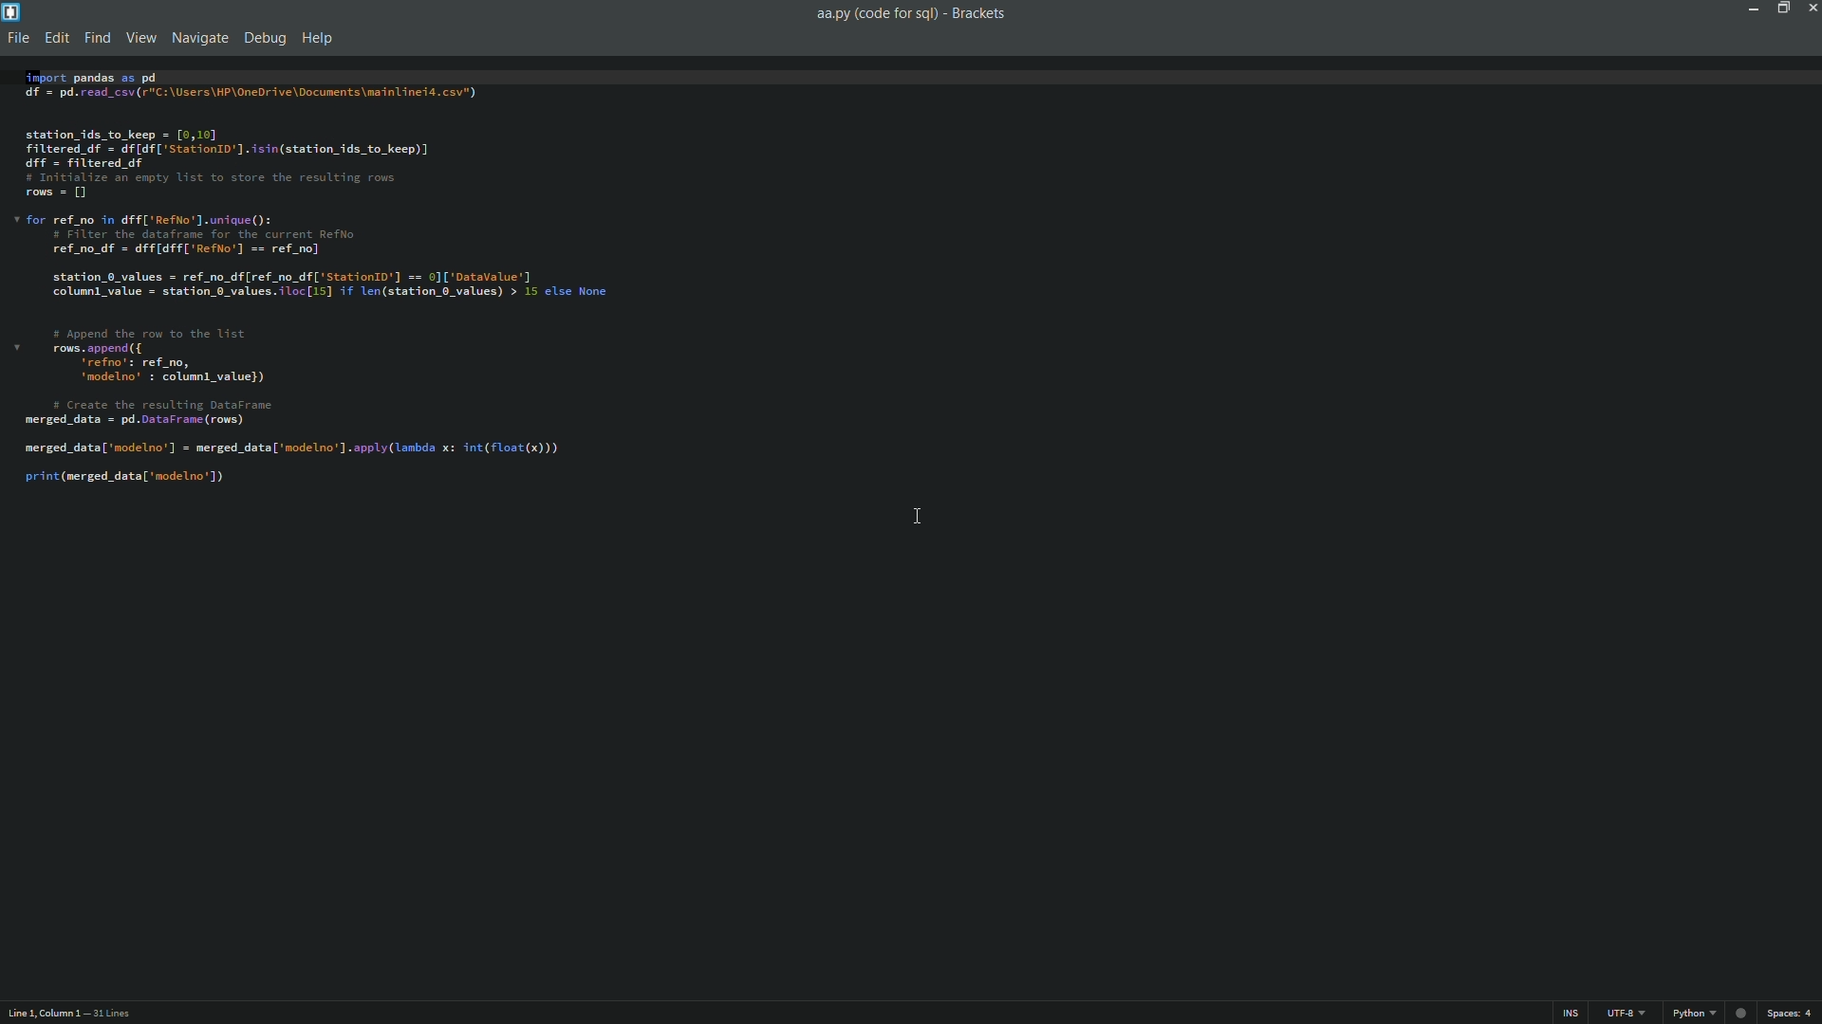 This screenshot has width=1822, height=1024. What do you see at coordinates (11, 11) in the screenshot?
I see `app icon` at bounding box center [11, 11].